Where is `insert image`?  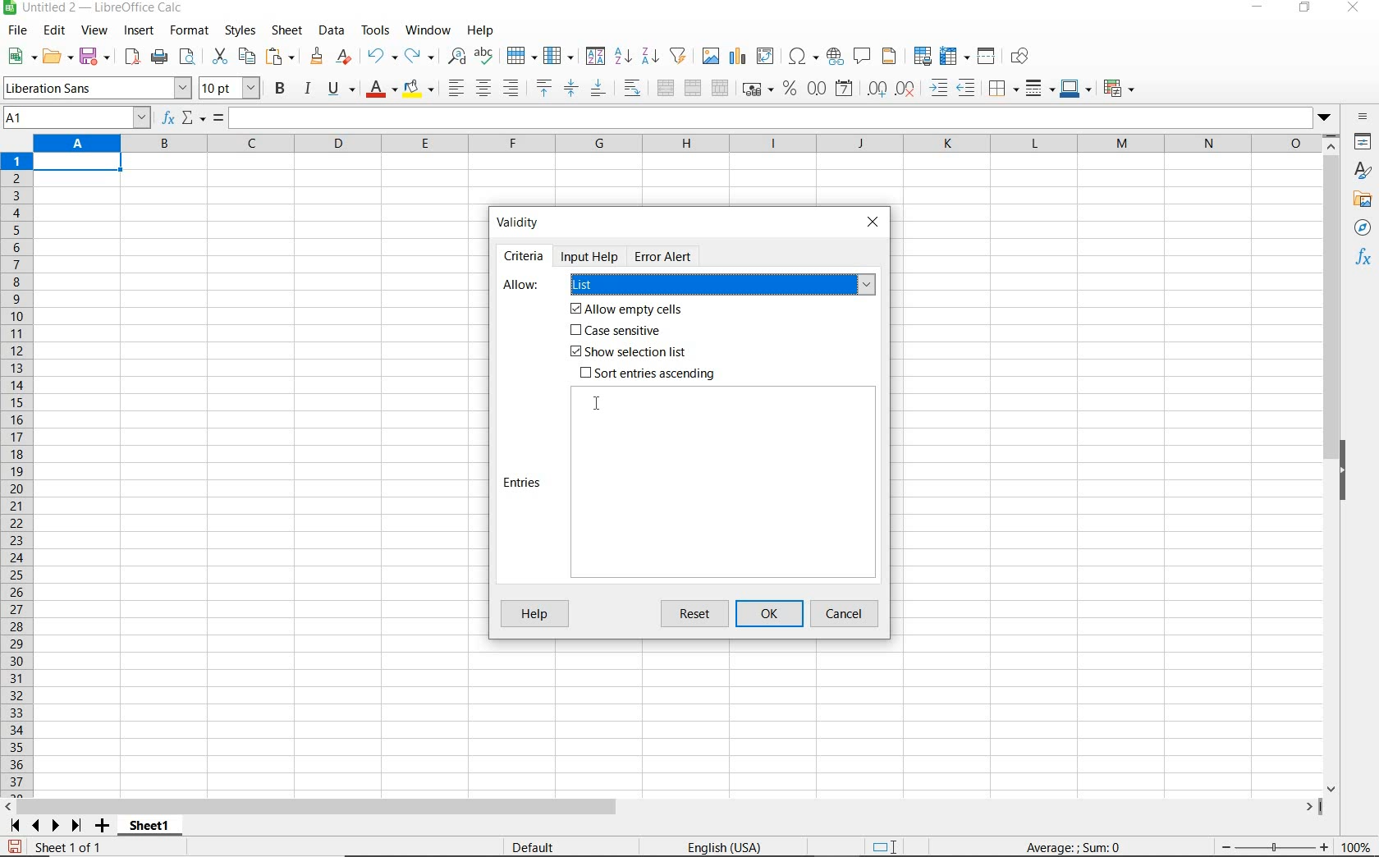 insert image is located at coordinates (712, 57).